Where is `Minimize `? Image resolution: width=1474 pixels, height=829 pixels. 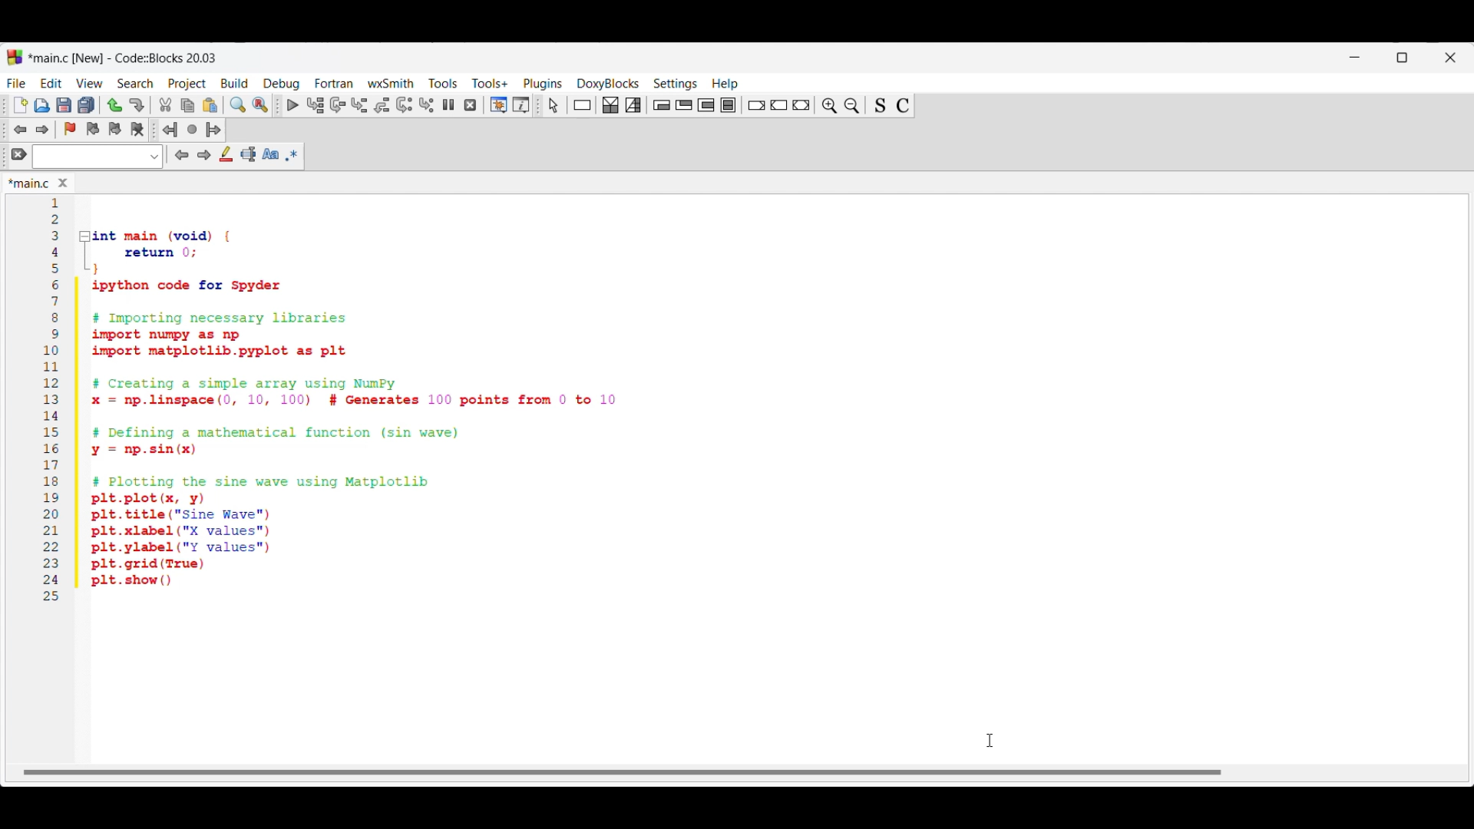 Minimize  is located at coordinates (1355, 58).